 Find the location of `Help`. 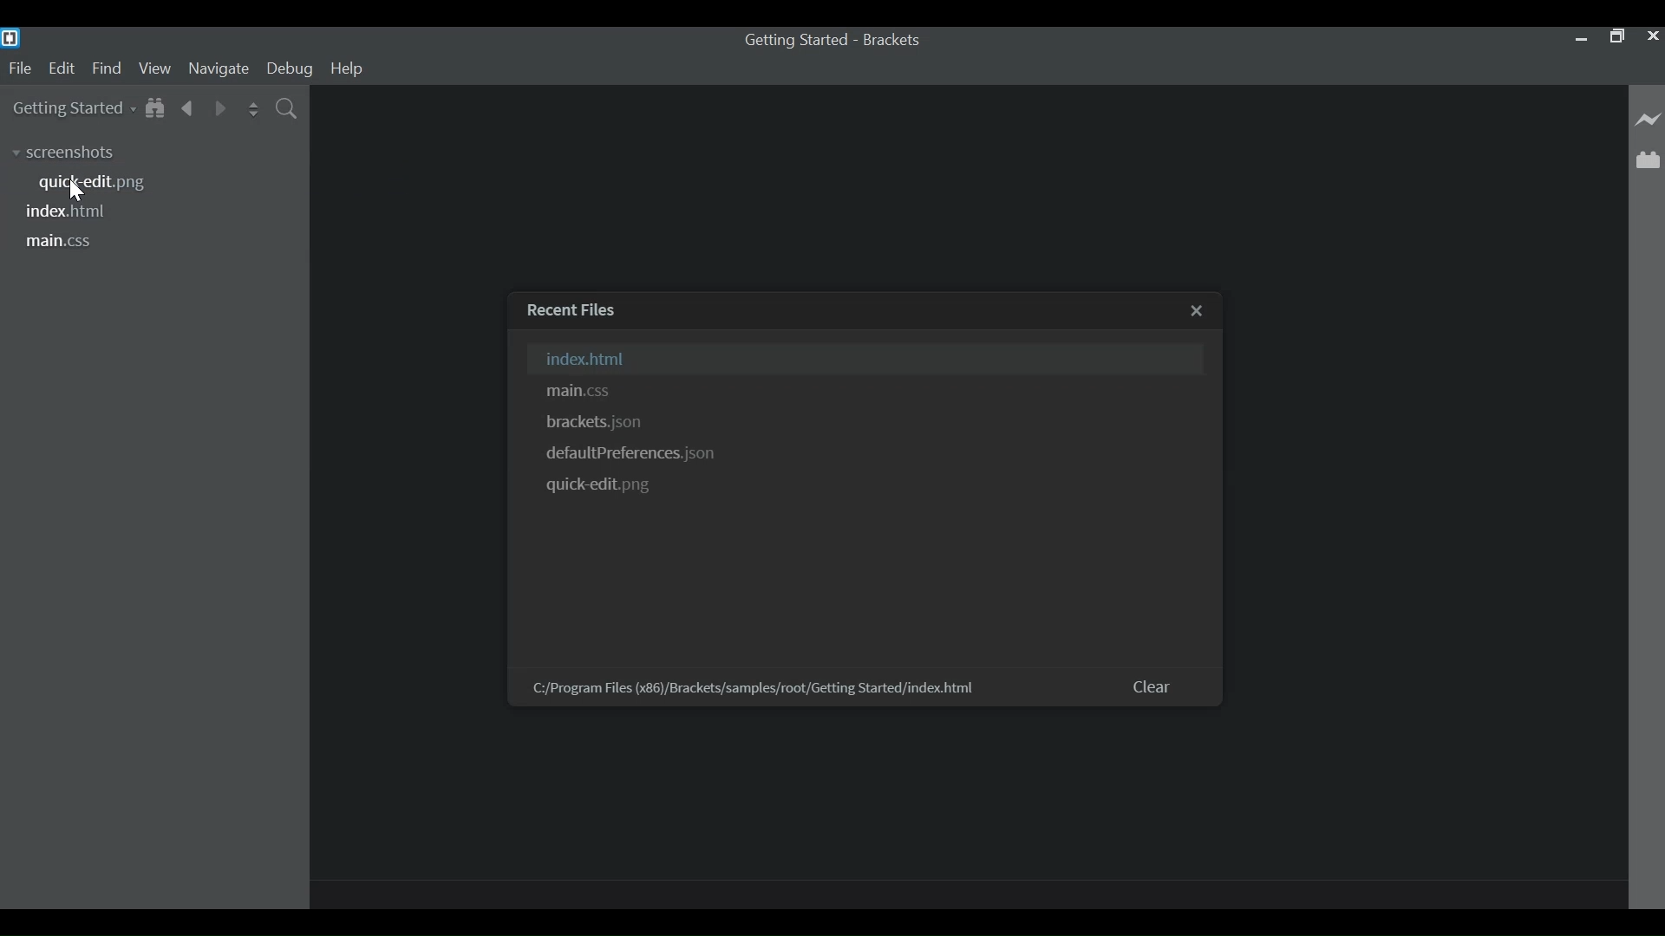

Help is located at coordinates (350, 69).